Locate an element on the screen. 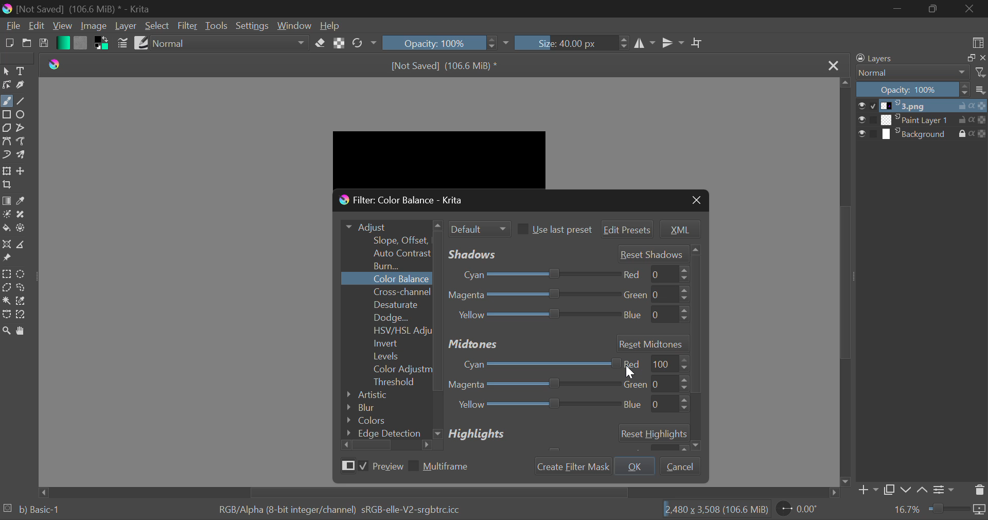  red is located at coordinates (653, 274).